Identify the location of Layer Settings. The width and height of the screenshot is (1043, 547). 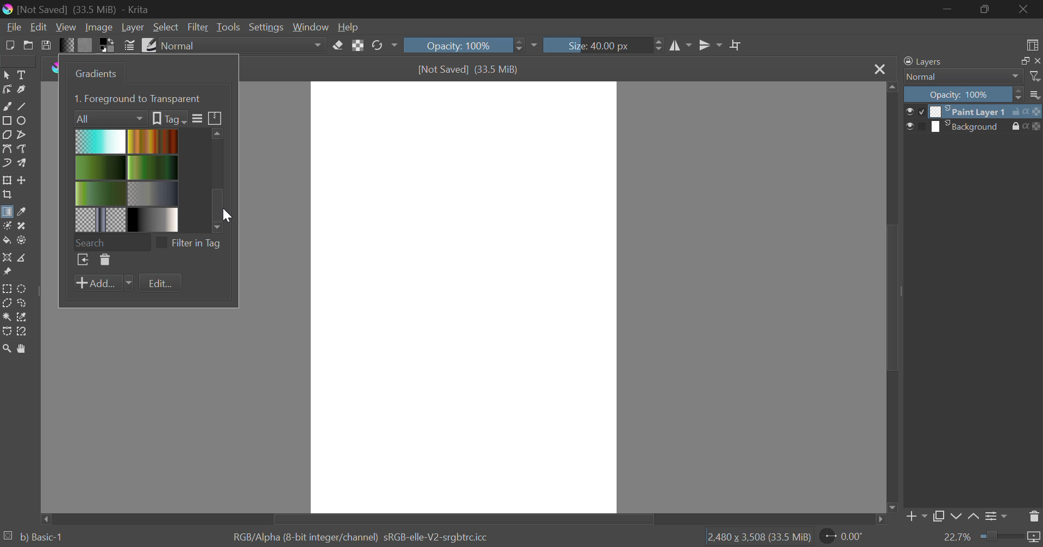
(995, 516).